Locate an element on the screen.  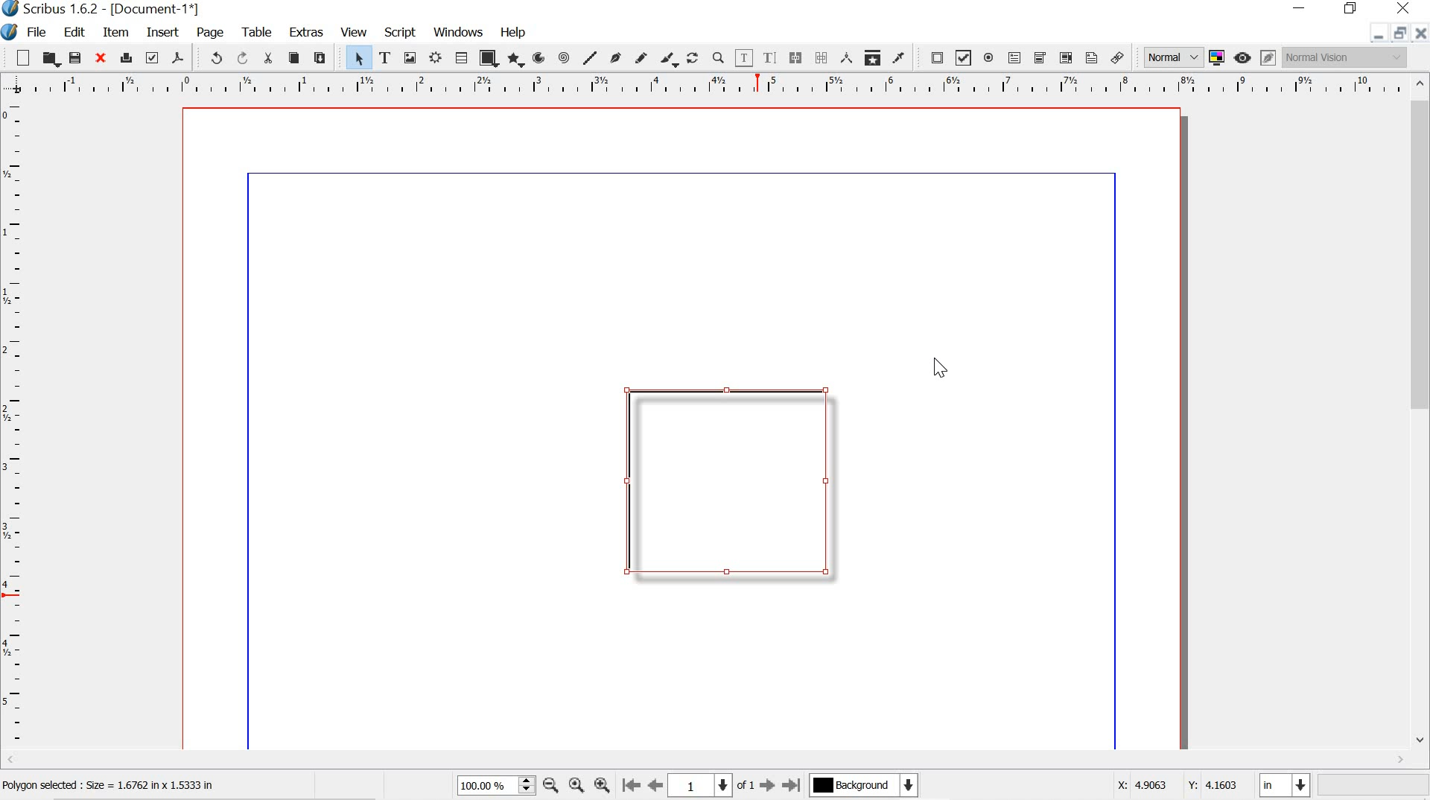
line is located at coordinates (590, 57).